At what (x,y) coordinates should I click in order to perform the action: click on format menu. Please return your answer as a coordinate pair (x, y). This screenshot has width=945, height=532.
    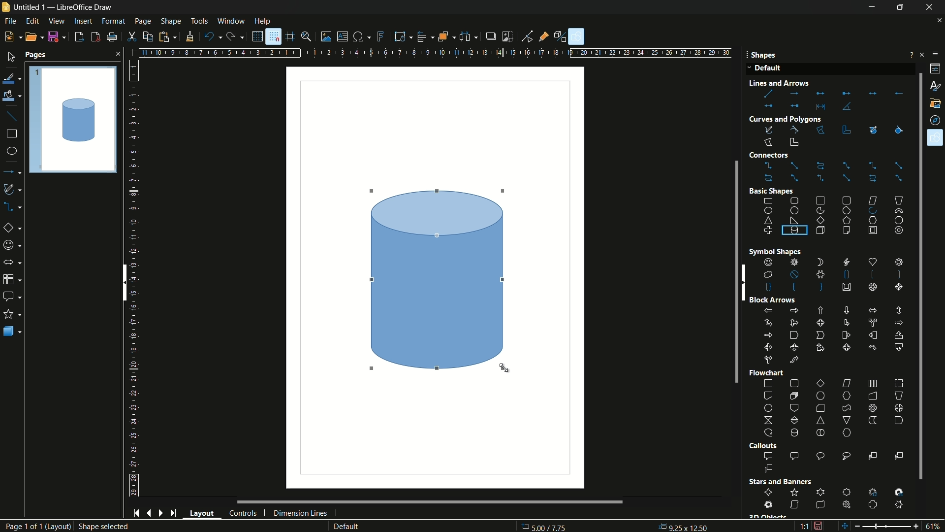
    Looking at the image, I should click on (113, 21).